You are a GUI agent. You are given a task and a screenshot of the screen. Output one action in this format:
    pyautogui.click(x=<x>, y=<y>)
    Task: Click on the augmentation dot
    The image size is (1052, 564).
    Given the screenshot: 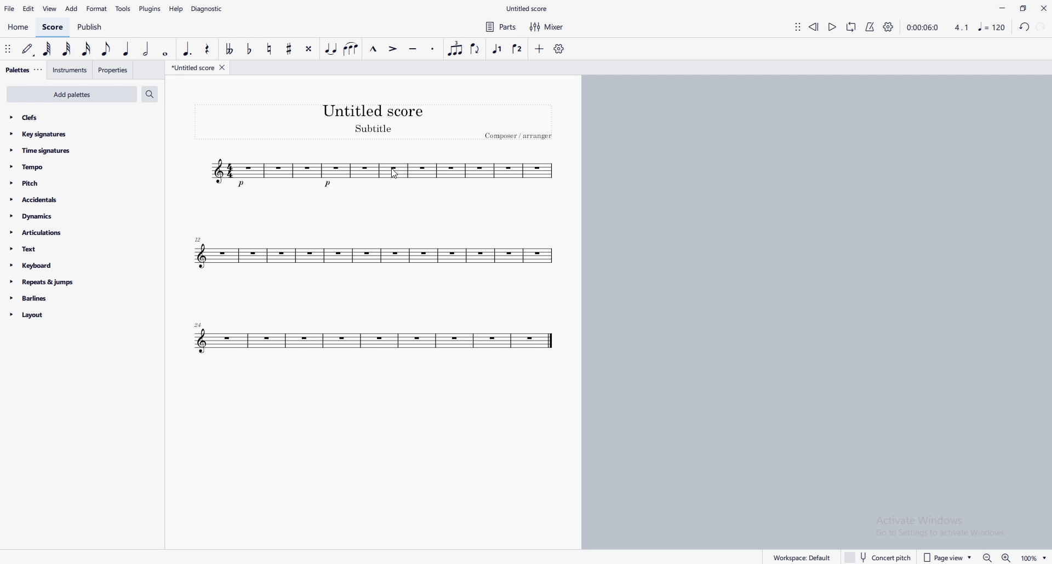 What is the action you would take?
    pyautogui.click(x=187, y=49)
    